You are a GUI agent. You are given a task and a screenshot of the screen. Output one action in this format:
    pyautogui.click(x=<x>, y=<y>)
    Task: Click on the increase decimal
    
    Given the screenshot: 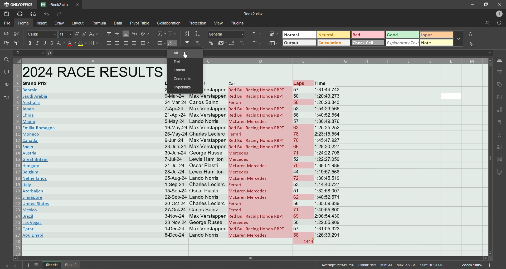 What is the action you would take?
    pyautogui.click(x=242, y=44)
    